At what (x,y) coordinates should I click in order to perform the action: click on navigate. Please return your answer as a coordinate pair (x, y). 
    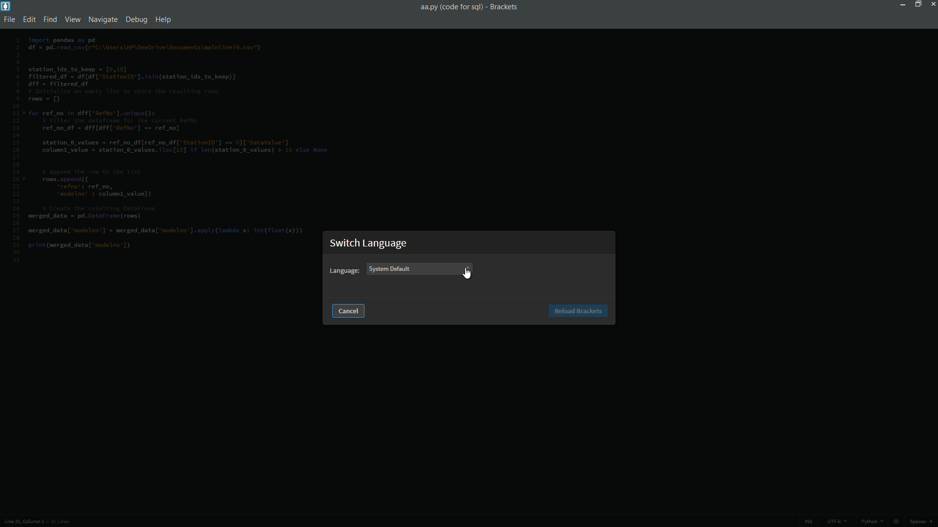
    Looking at the image, I should click on (101, 20).